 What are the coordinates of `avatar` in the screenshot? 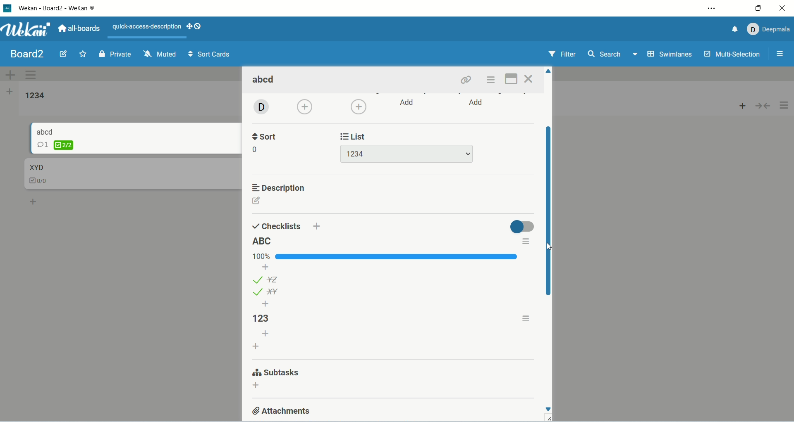 It's located at (260, 108).